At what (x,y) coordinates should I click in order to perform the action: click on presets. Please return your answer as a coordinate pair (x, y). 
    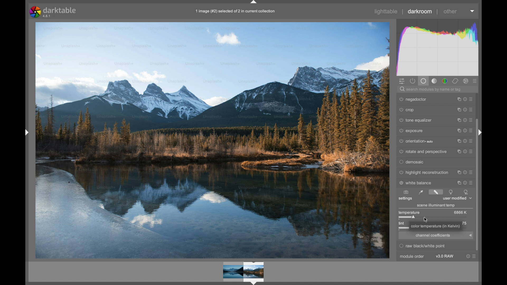
    Looking at the image, I should click on (475, 256).